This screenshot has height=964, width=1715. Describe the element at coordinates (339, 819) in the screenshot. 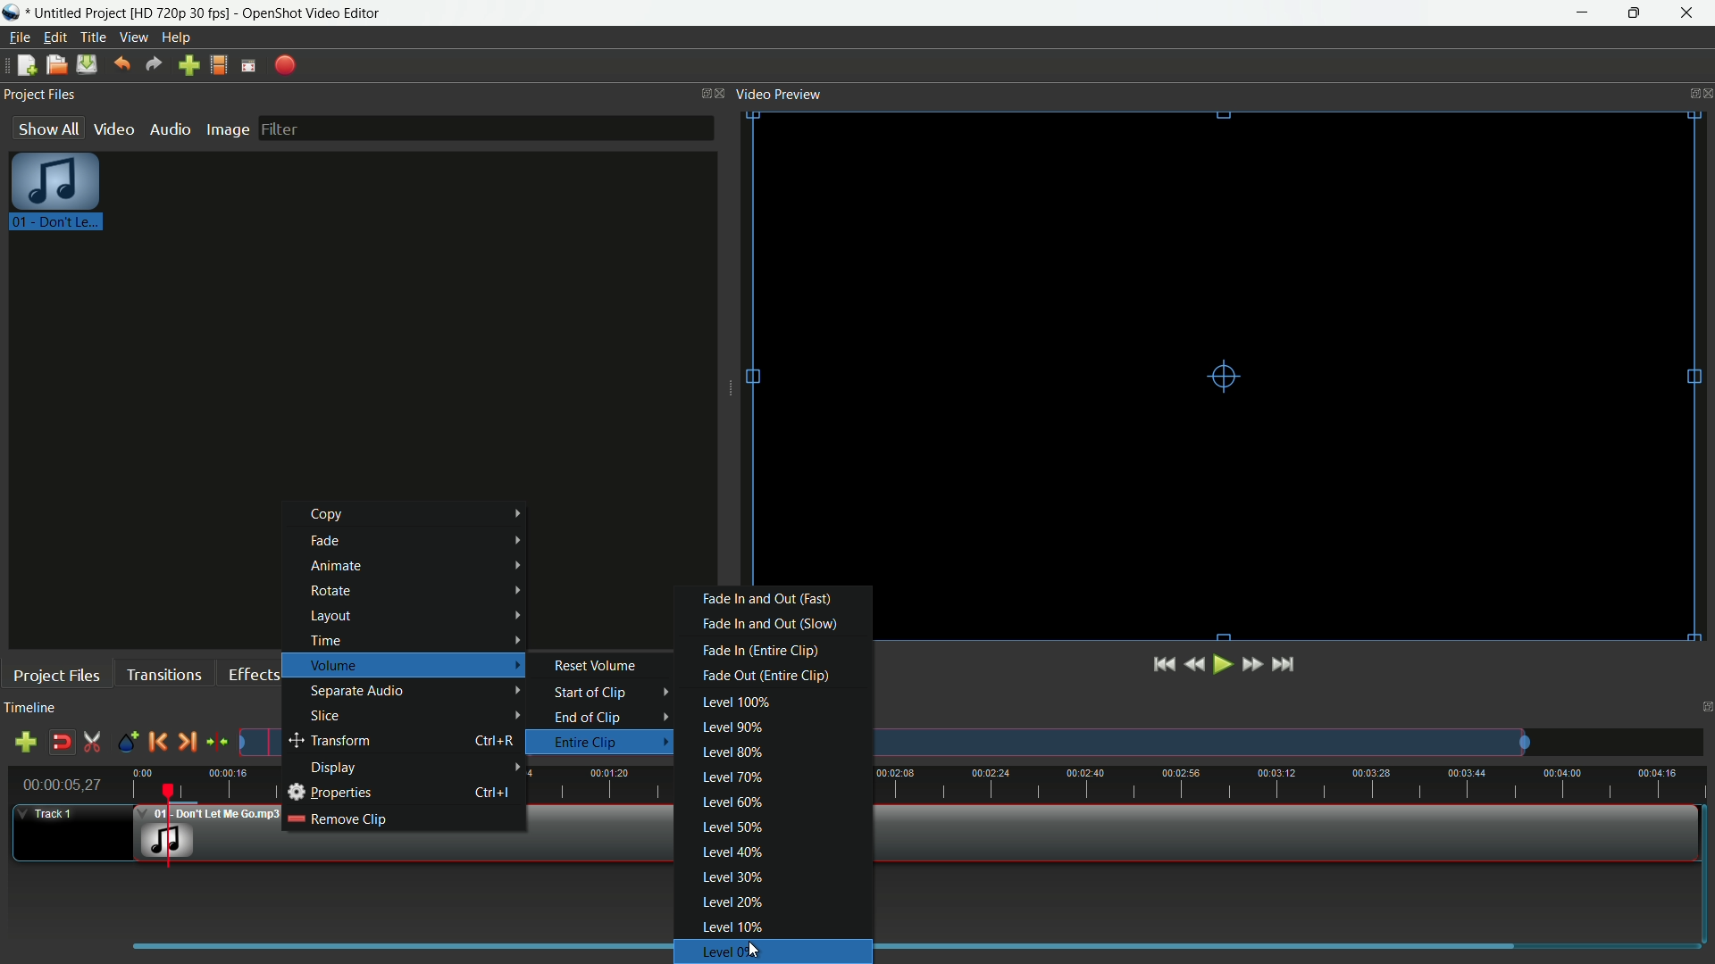

I see `remove clip` at that location.